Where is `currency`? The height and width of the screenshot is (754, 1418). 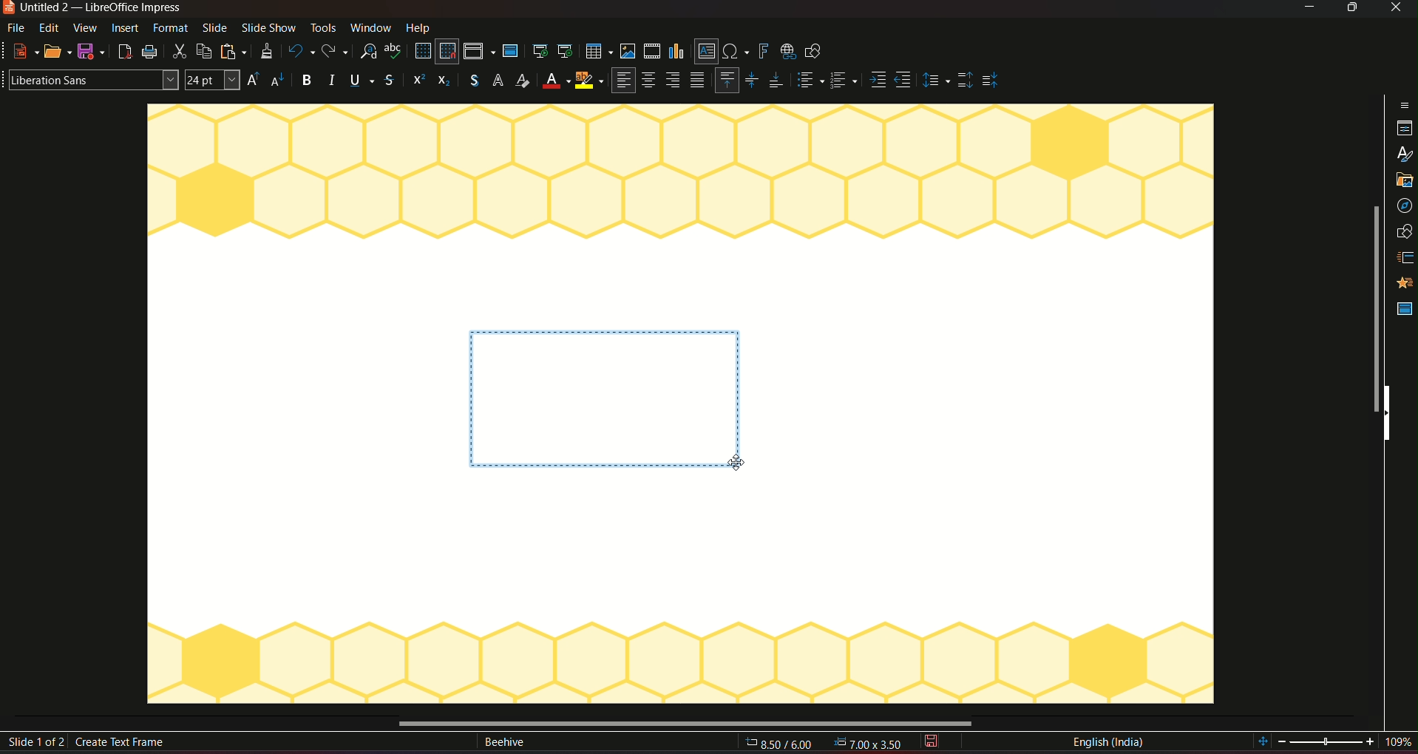 currency is located at coordinates (470, 81).